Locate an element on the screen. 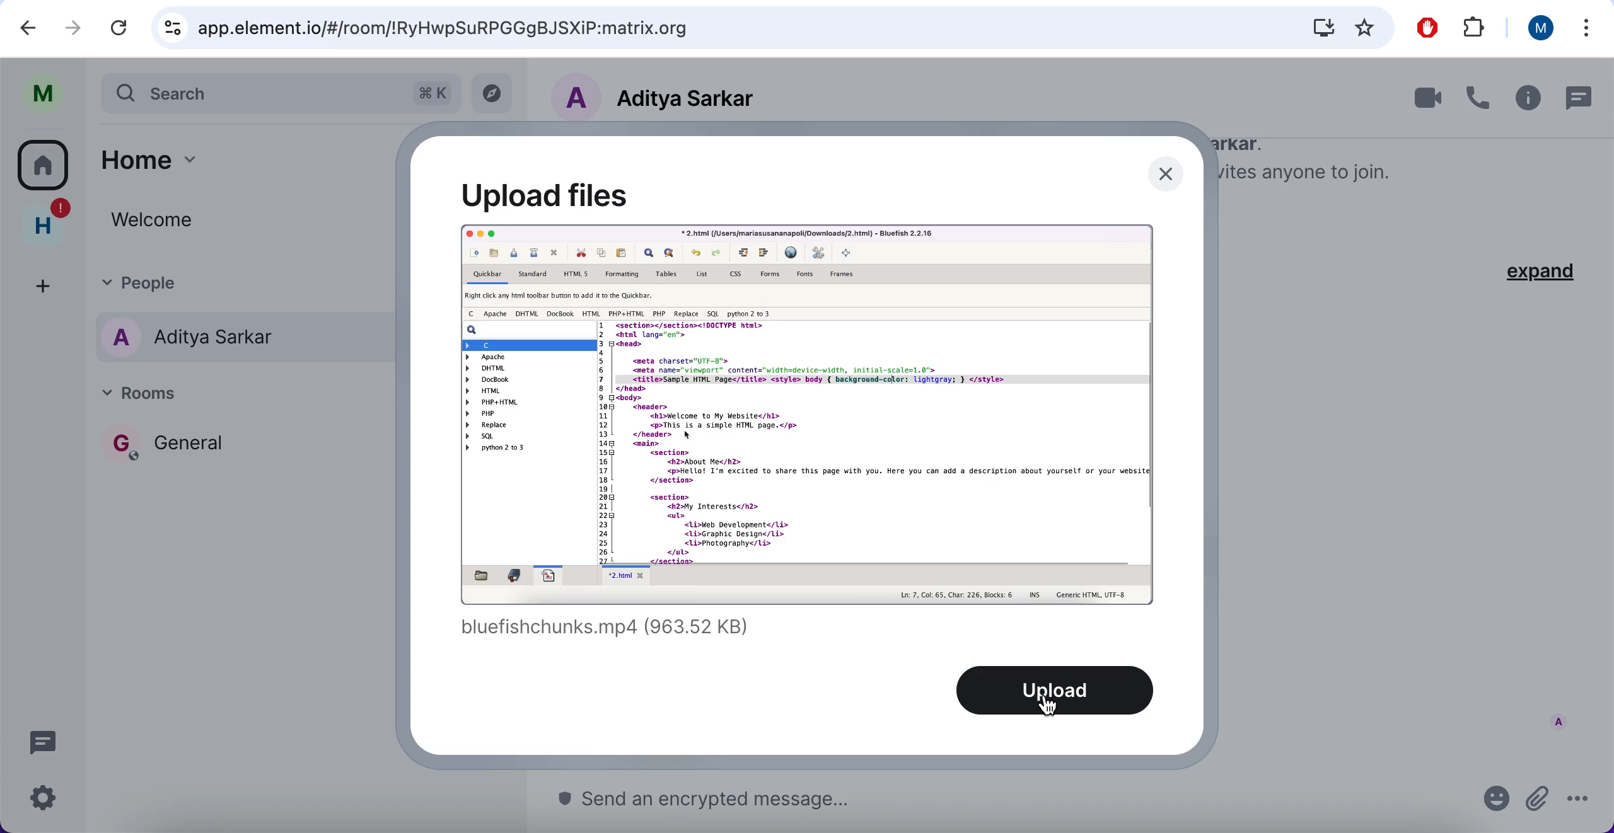 The width and height of the screenshot is (1614, 833). undo is located at coordinates (34, 28).